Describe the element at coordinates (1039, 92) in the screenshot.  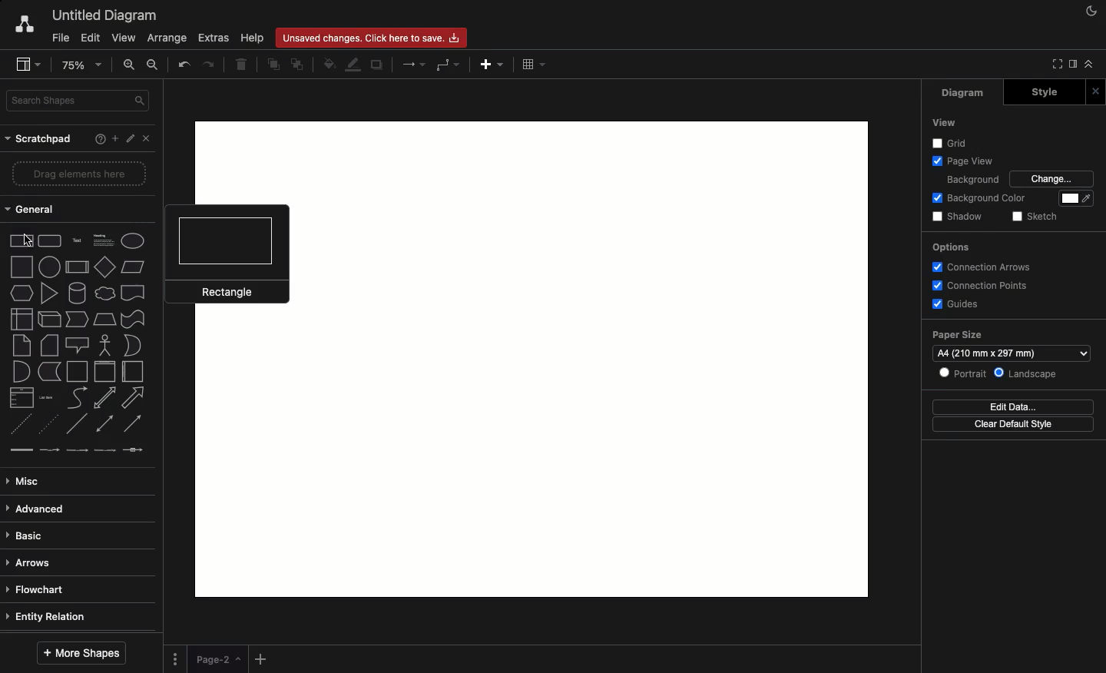
I see `Style` at that location.